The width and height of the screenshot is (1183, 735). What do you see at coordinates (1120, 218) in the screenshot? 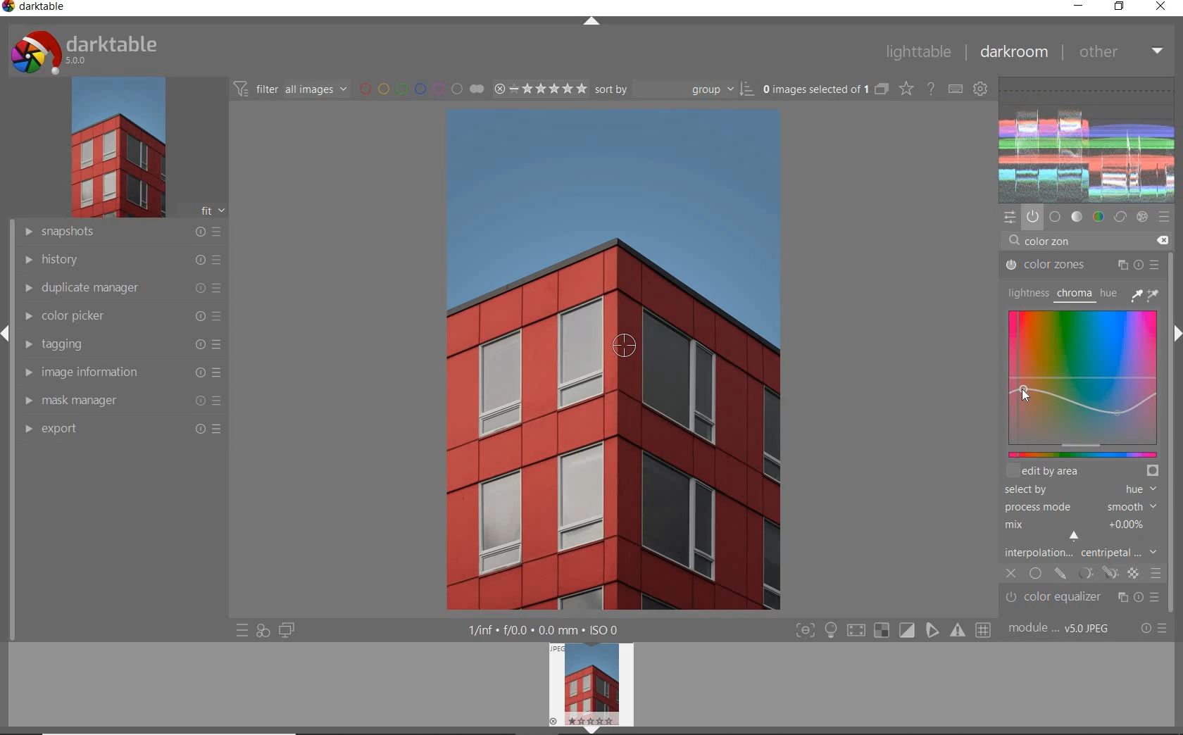
I see `correct` at bounding box center [1120, 218].